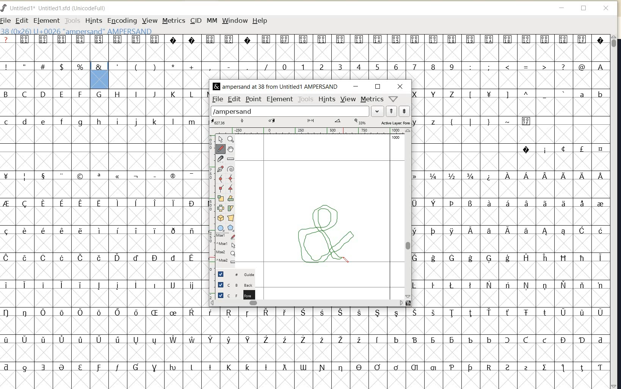 This screenshot has height=389, width=621. What do you see at coordinates (232, 178) in the screenshot?
I see `add a curve point always either horizontal or vertical` at bounding box center [232, 178].